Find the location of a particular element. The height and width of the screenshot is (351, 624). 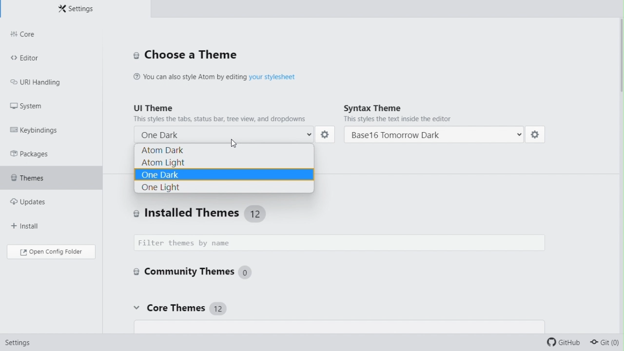

settings is located at coordinates (326, 135).